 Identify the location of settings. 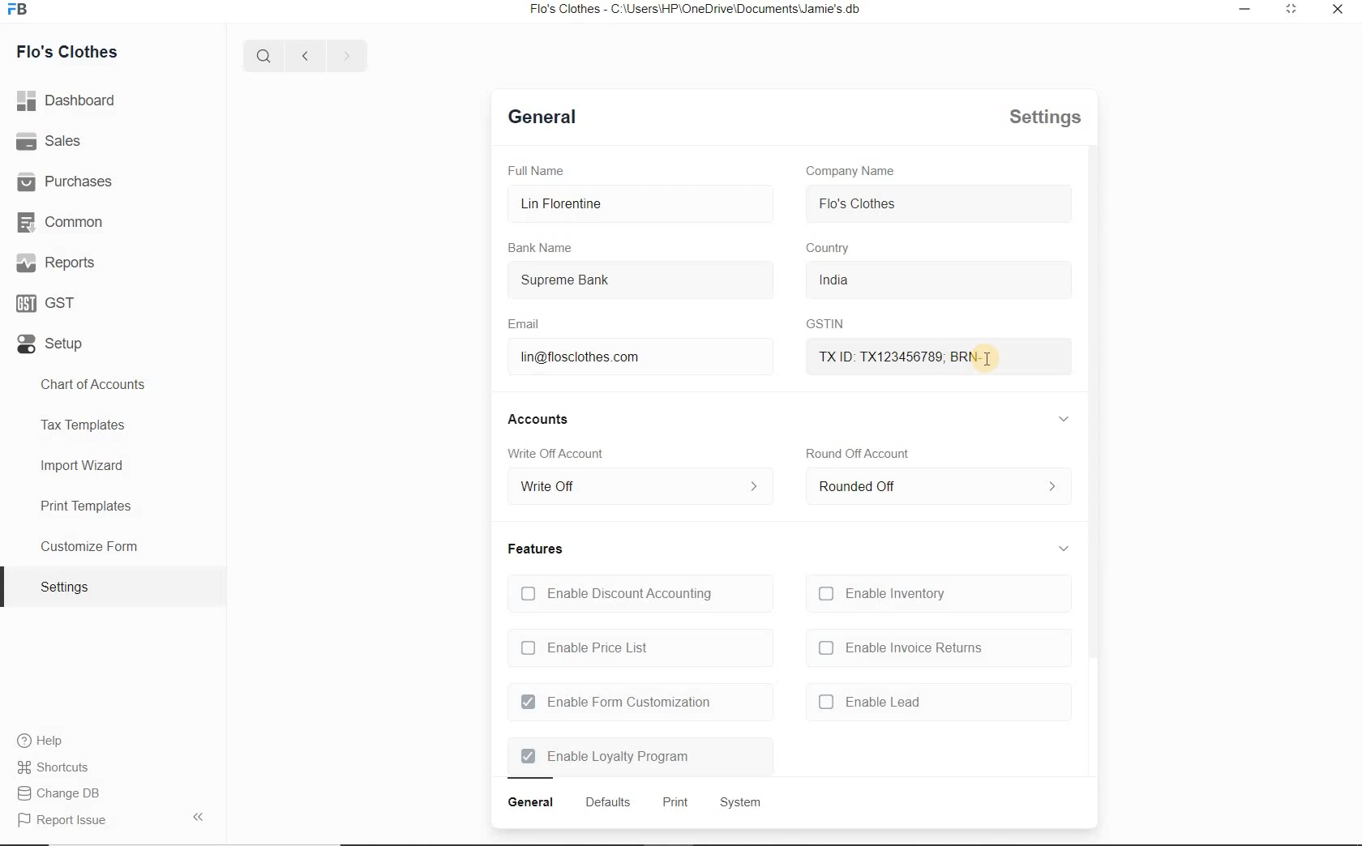
(65, 586).